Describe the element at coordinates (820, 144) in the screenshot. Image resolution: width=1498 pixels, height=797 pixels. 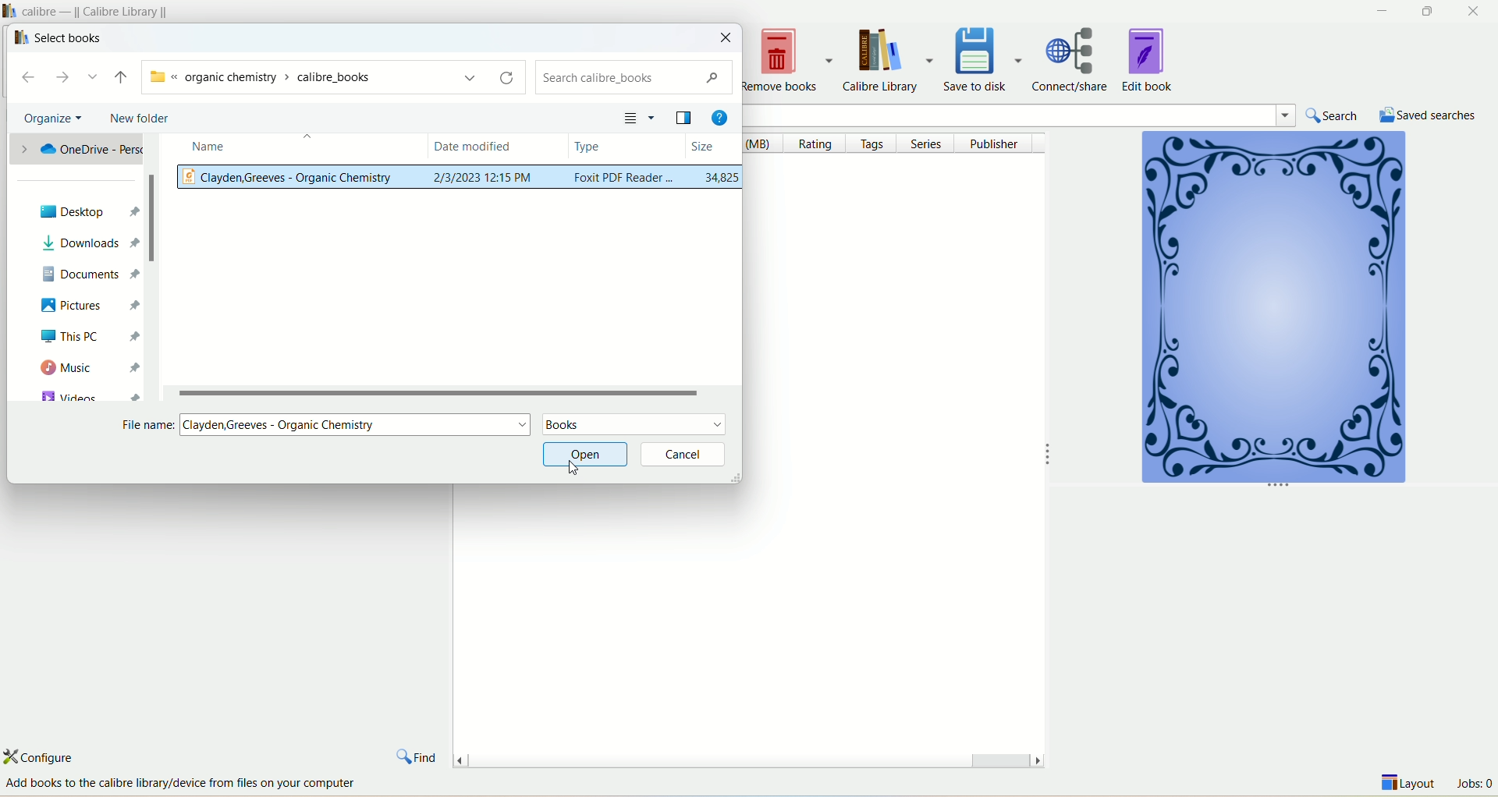
I see `rating` at that location.